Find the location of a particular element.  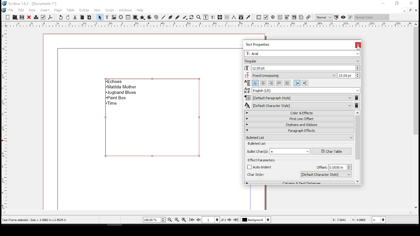

restore is located at coordinates (397, 3).